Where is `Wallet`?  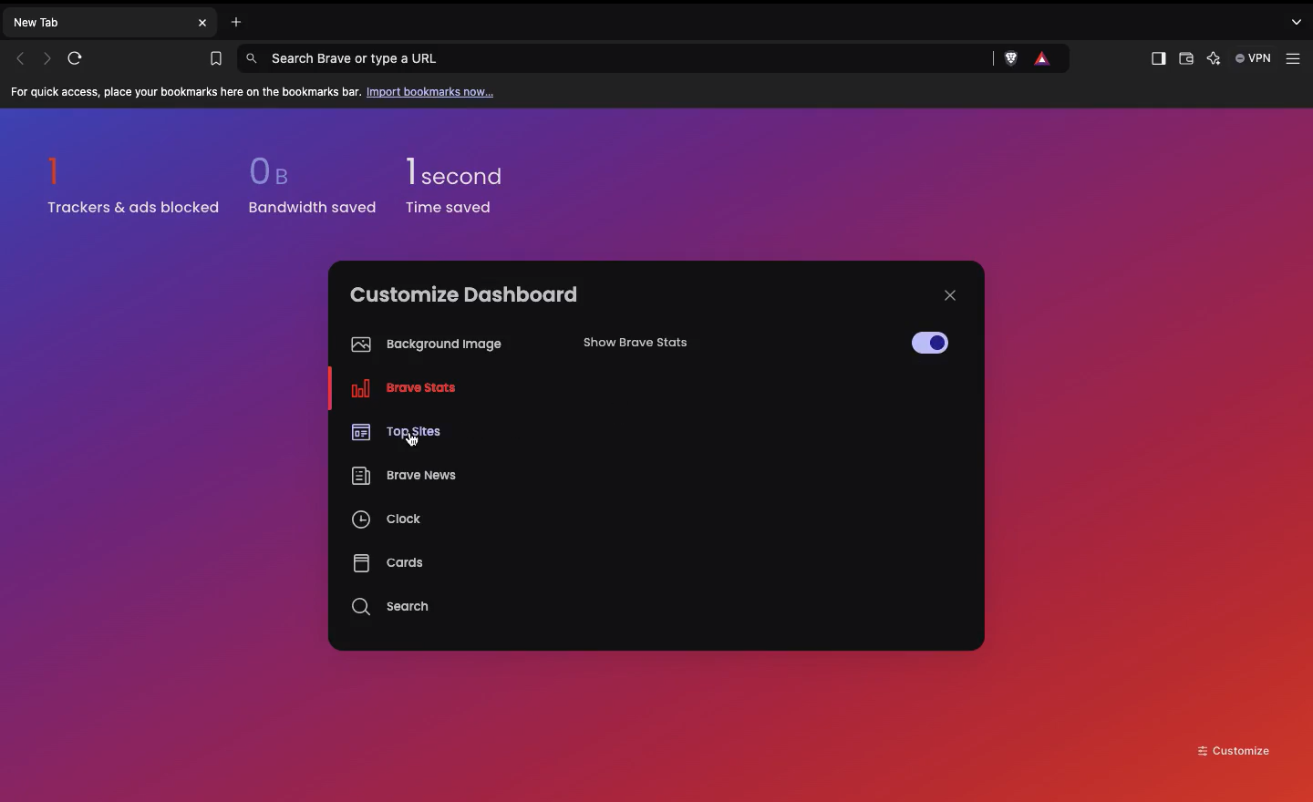
Wallet is located at coordinates (1184, 61).